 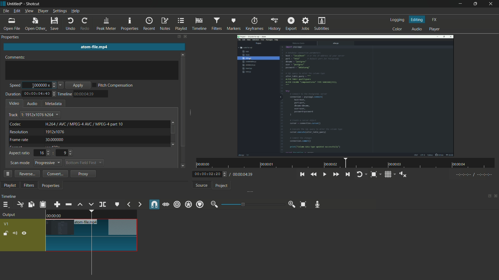 I want to click on history, so click(x=274, y=24).